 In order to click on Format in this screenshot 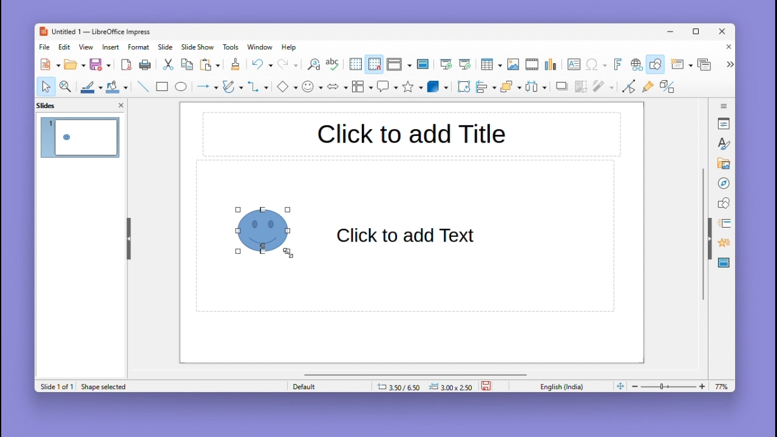, I will do `click(139, 47)`.